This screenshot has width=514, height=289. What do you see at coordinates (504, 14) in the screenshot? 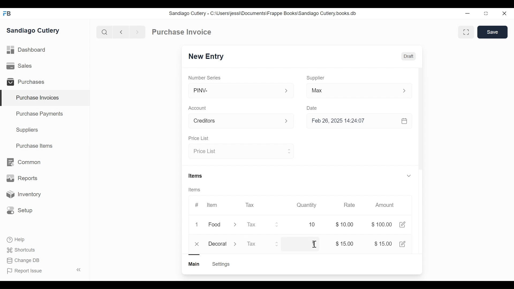
I see `close` at bounding box center [504, 14].